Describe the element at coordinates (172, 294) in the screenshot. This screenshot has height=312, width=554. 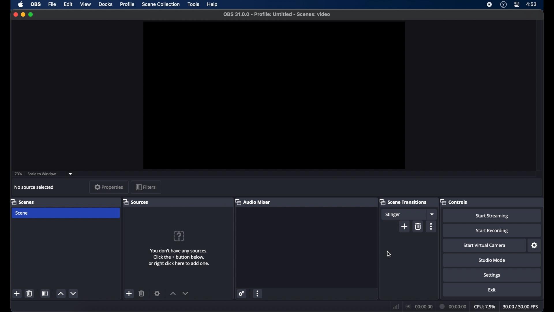
I see `increment` at that location.